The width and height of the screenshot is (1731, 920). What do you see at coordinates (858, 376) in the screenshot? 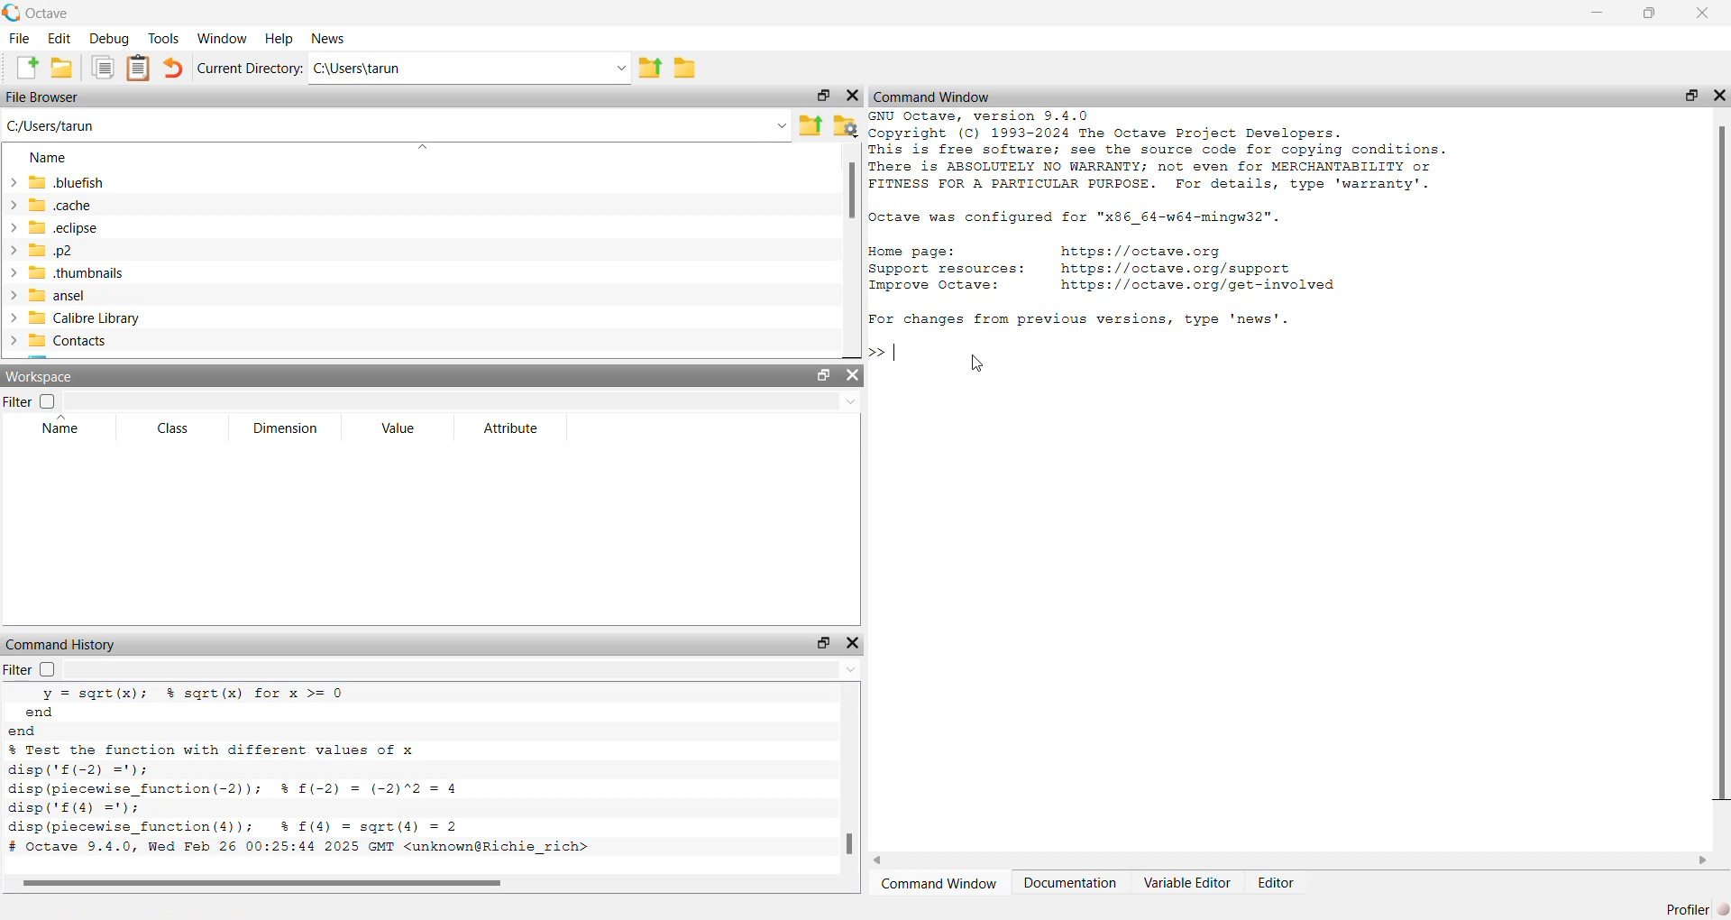
I see `Close` at bounding box center [858, 376].